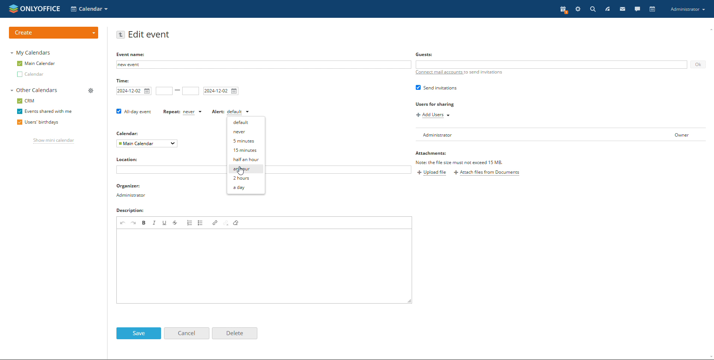  Describe the element at coordinates (562, 134) in the screenshot. I see `user list` at that location.